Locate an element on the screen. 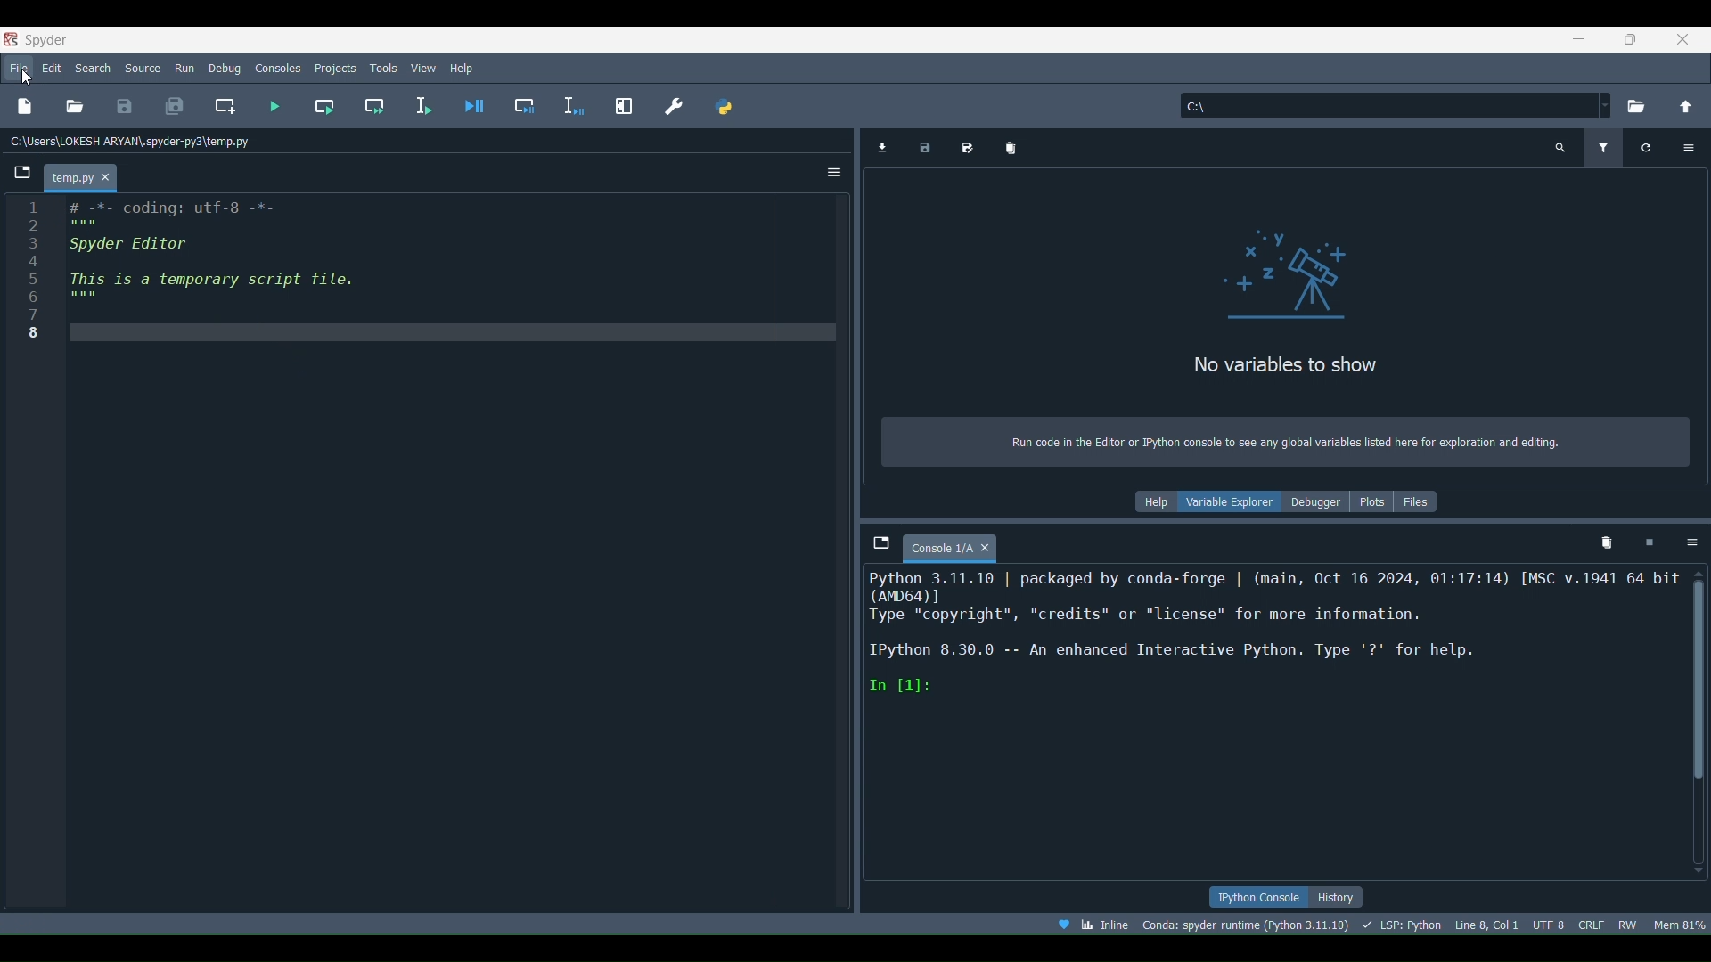 The image size is (1711, 962). View is located at coordinates (424, 68).